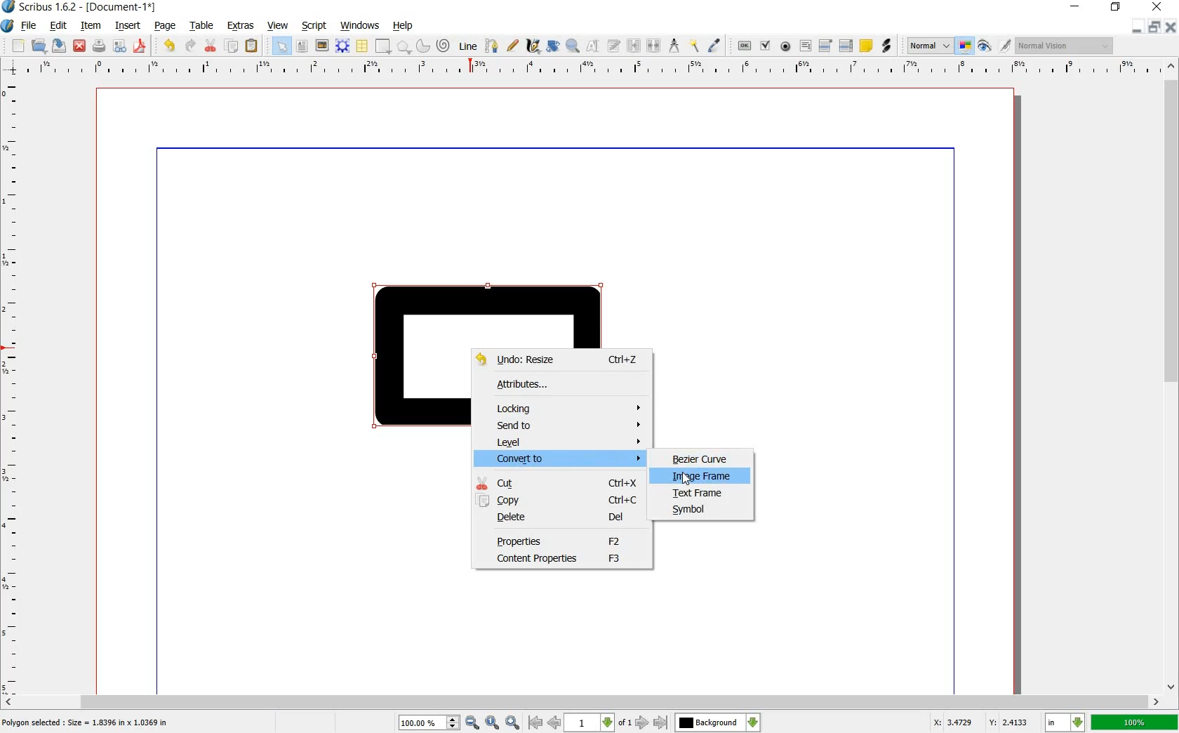  I want to click on arc, so click(421, 46).